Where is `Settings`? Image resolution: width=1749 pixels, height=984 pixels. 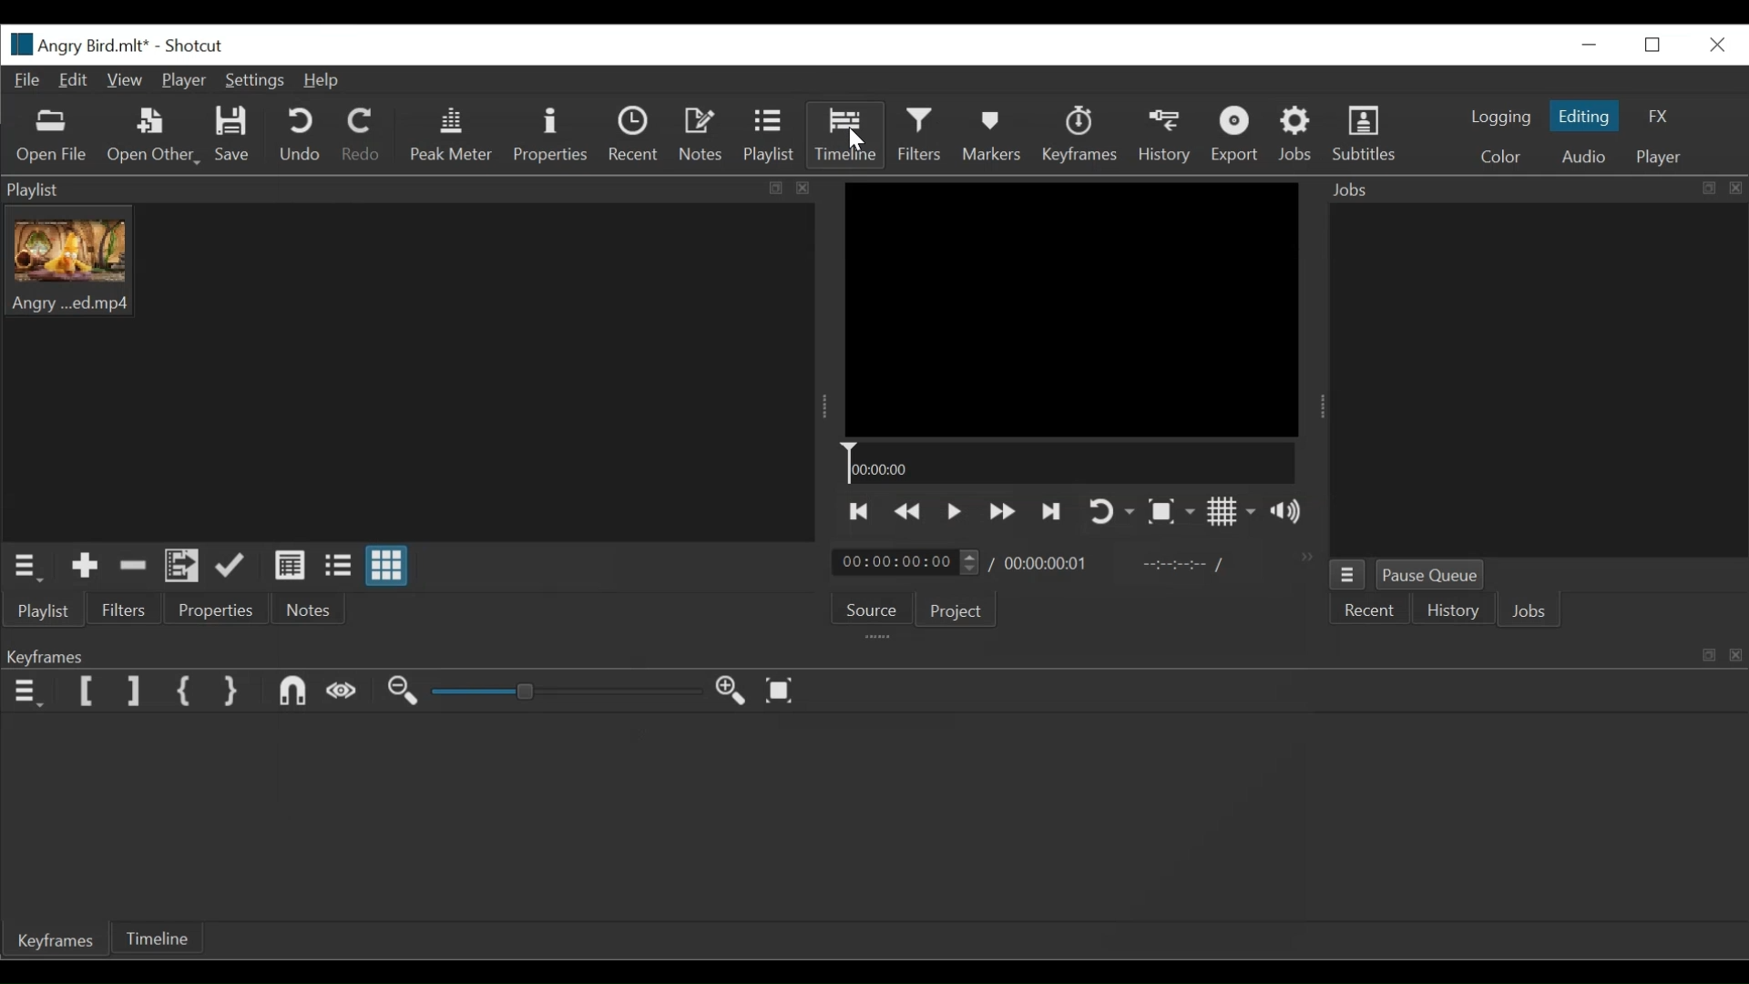 Settings is located at coordinates (253, 81).